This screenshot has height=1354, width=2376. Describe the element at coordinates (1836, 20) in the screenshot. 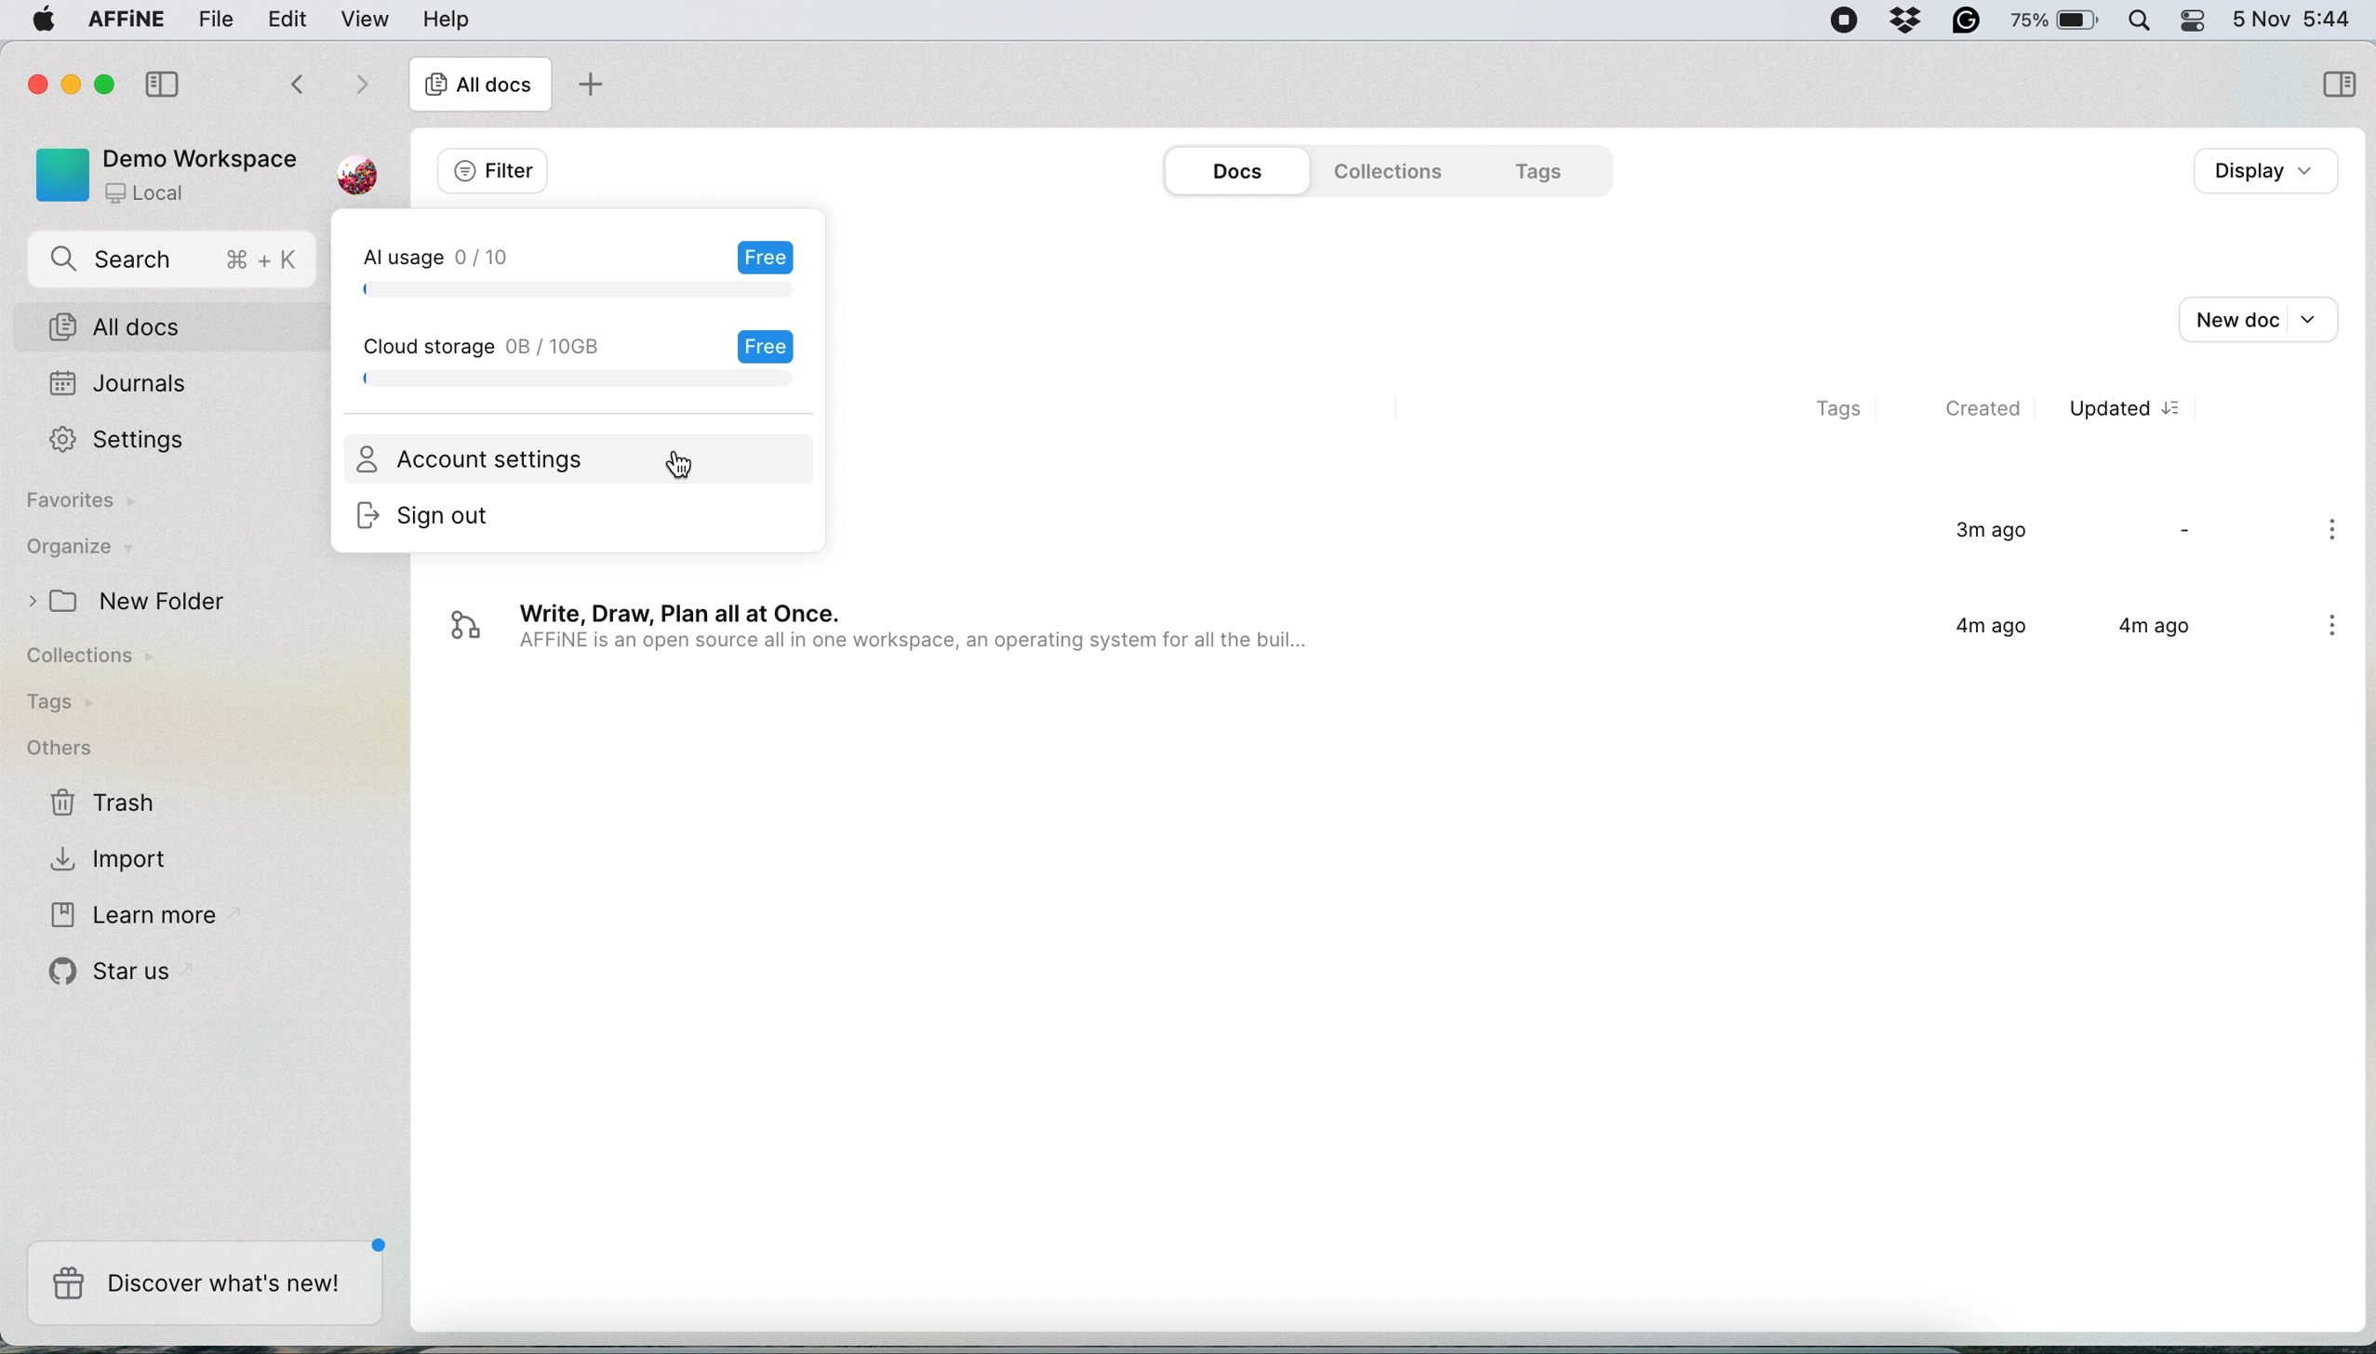

I see `screen recorder` at that location.